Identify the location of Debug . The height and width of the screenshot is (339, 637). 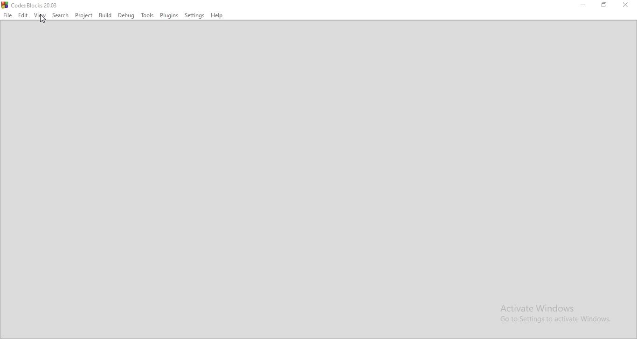
(126, 15).